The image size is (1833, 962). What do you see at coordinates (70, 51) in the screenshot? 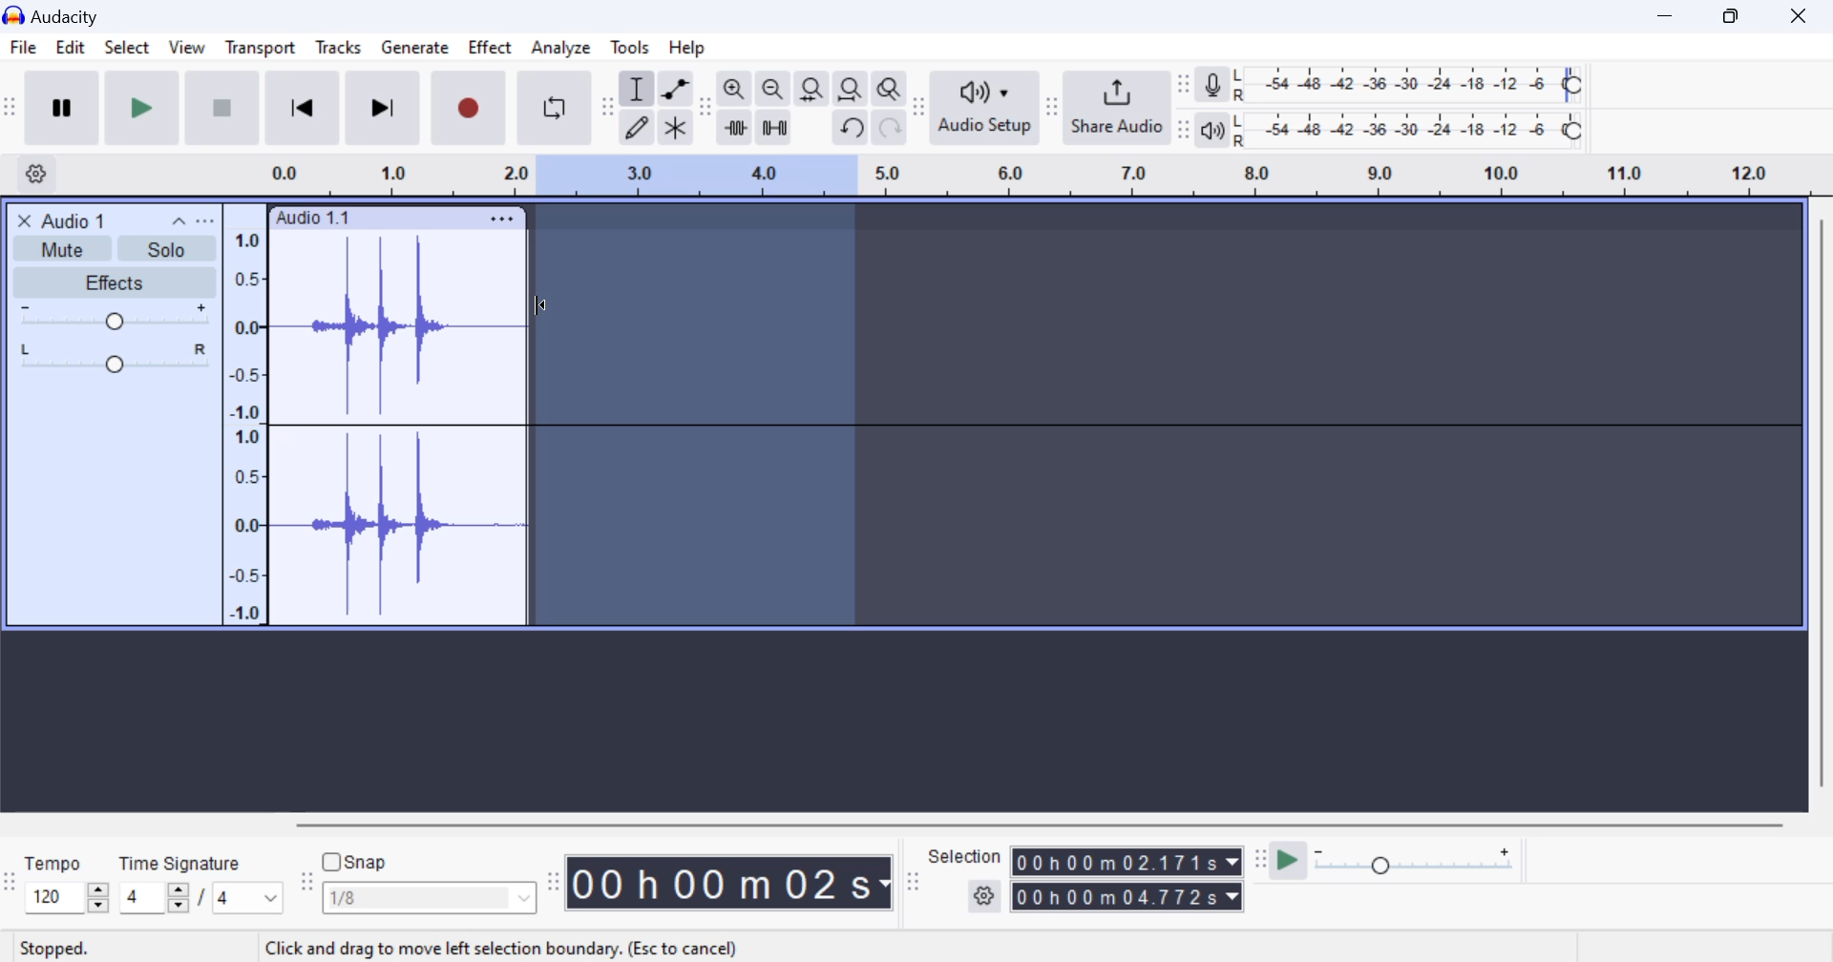
I see `Edit` at bounding box center [70, 51].